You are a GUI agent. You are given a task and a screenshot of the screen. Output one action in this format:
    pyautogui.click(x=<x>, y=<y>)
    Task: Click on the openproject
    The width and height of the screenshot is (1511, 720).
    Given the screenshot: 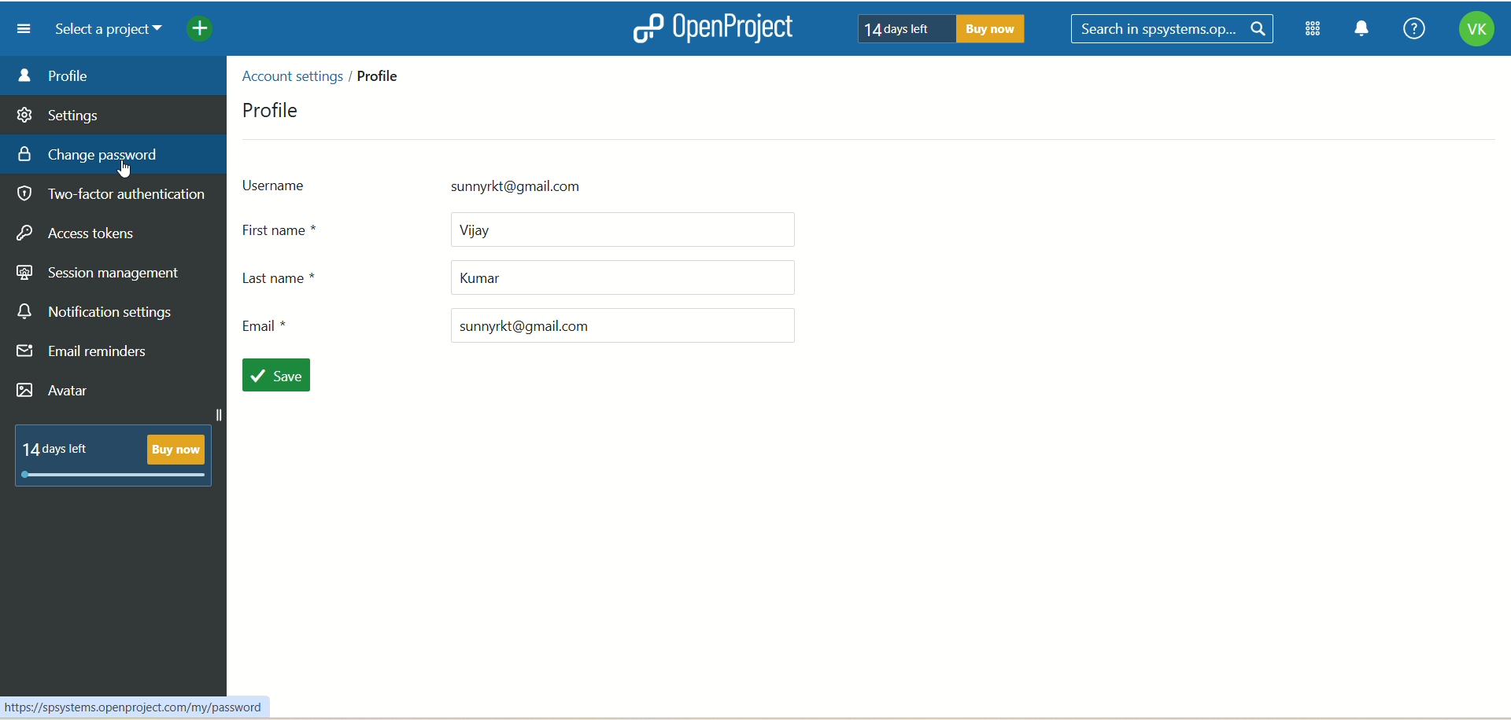 What is the action you would take?
    pyautogui.click(x=709, y=28)
    